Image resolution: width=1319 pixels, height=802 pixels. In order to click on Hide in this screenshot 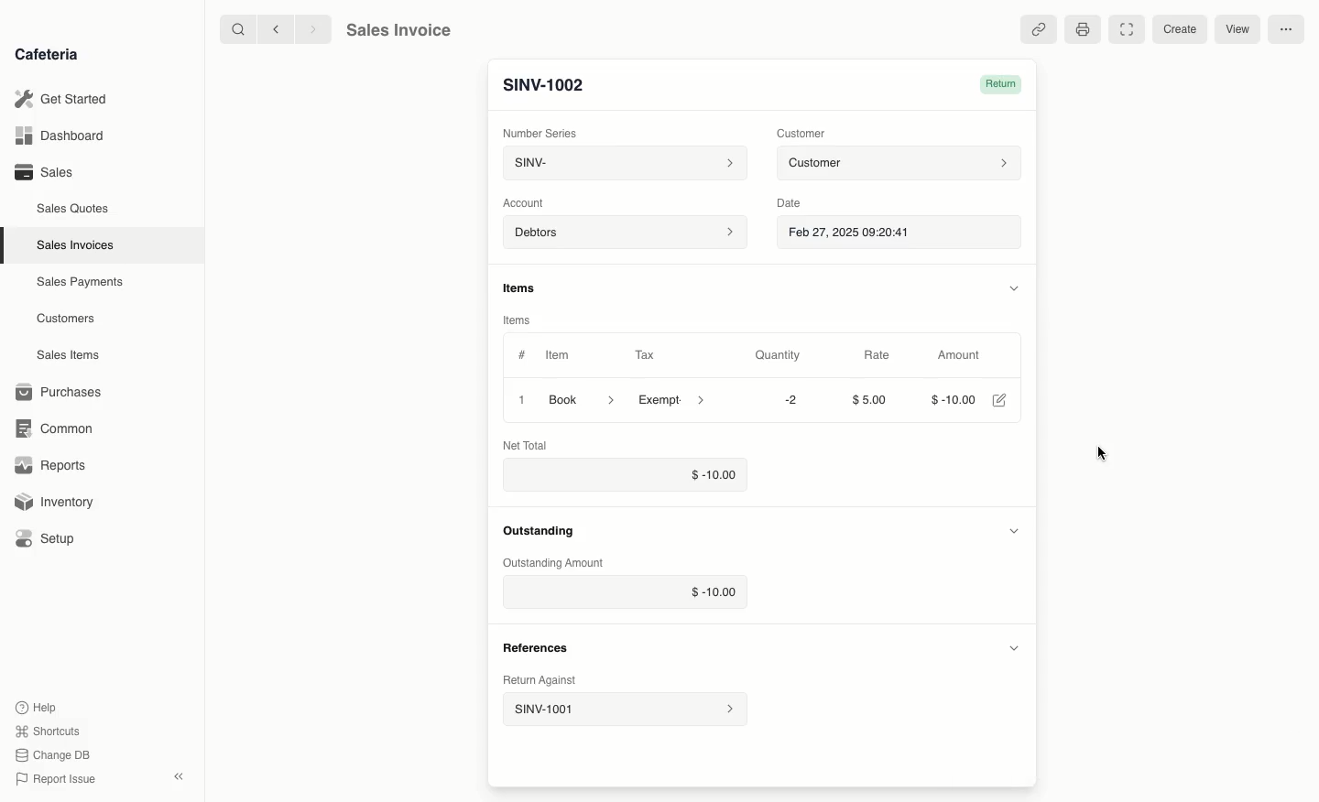, I will do `click(1011, 532)`.